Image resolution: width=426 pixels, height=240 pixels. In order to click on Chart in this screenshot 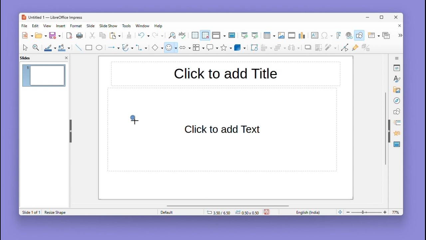, I will do `click(303, 36)`.